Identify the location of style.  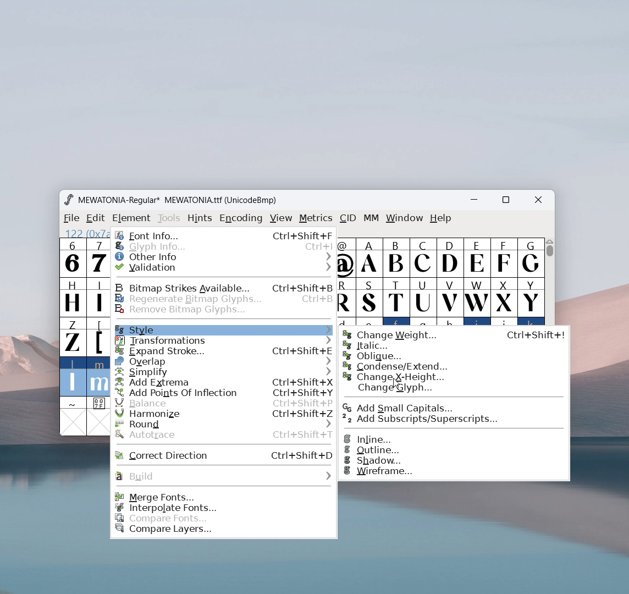
(224, 328).